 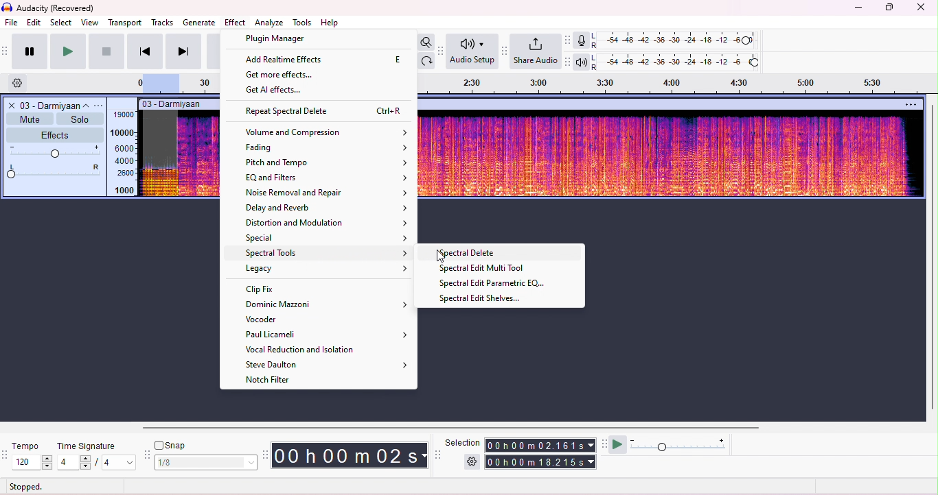 What do you see at coordinates (124, 154) in the screenshot?
I see `frequency` at bounding box center [124, 154].